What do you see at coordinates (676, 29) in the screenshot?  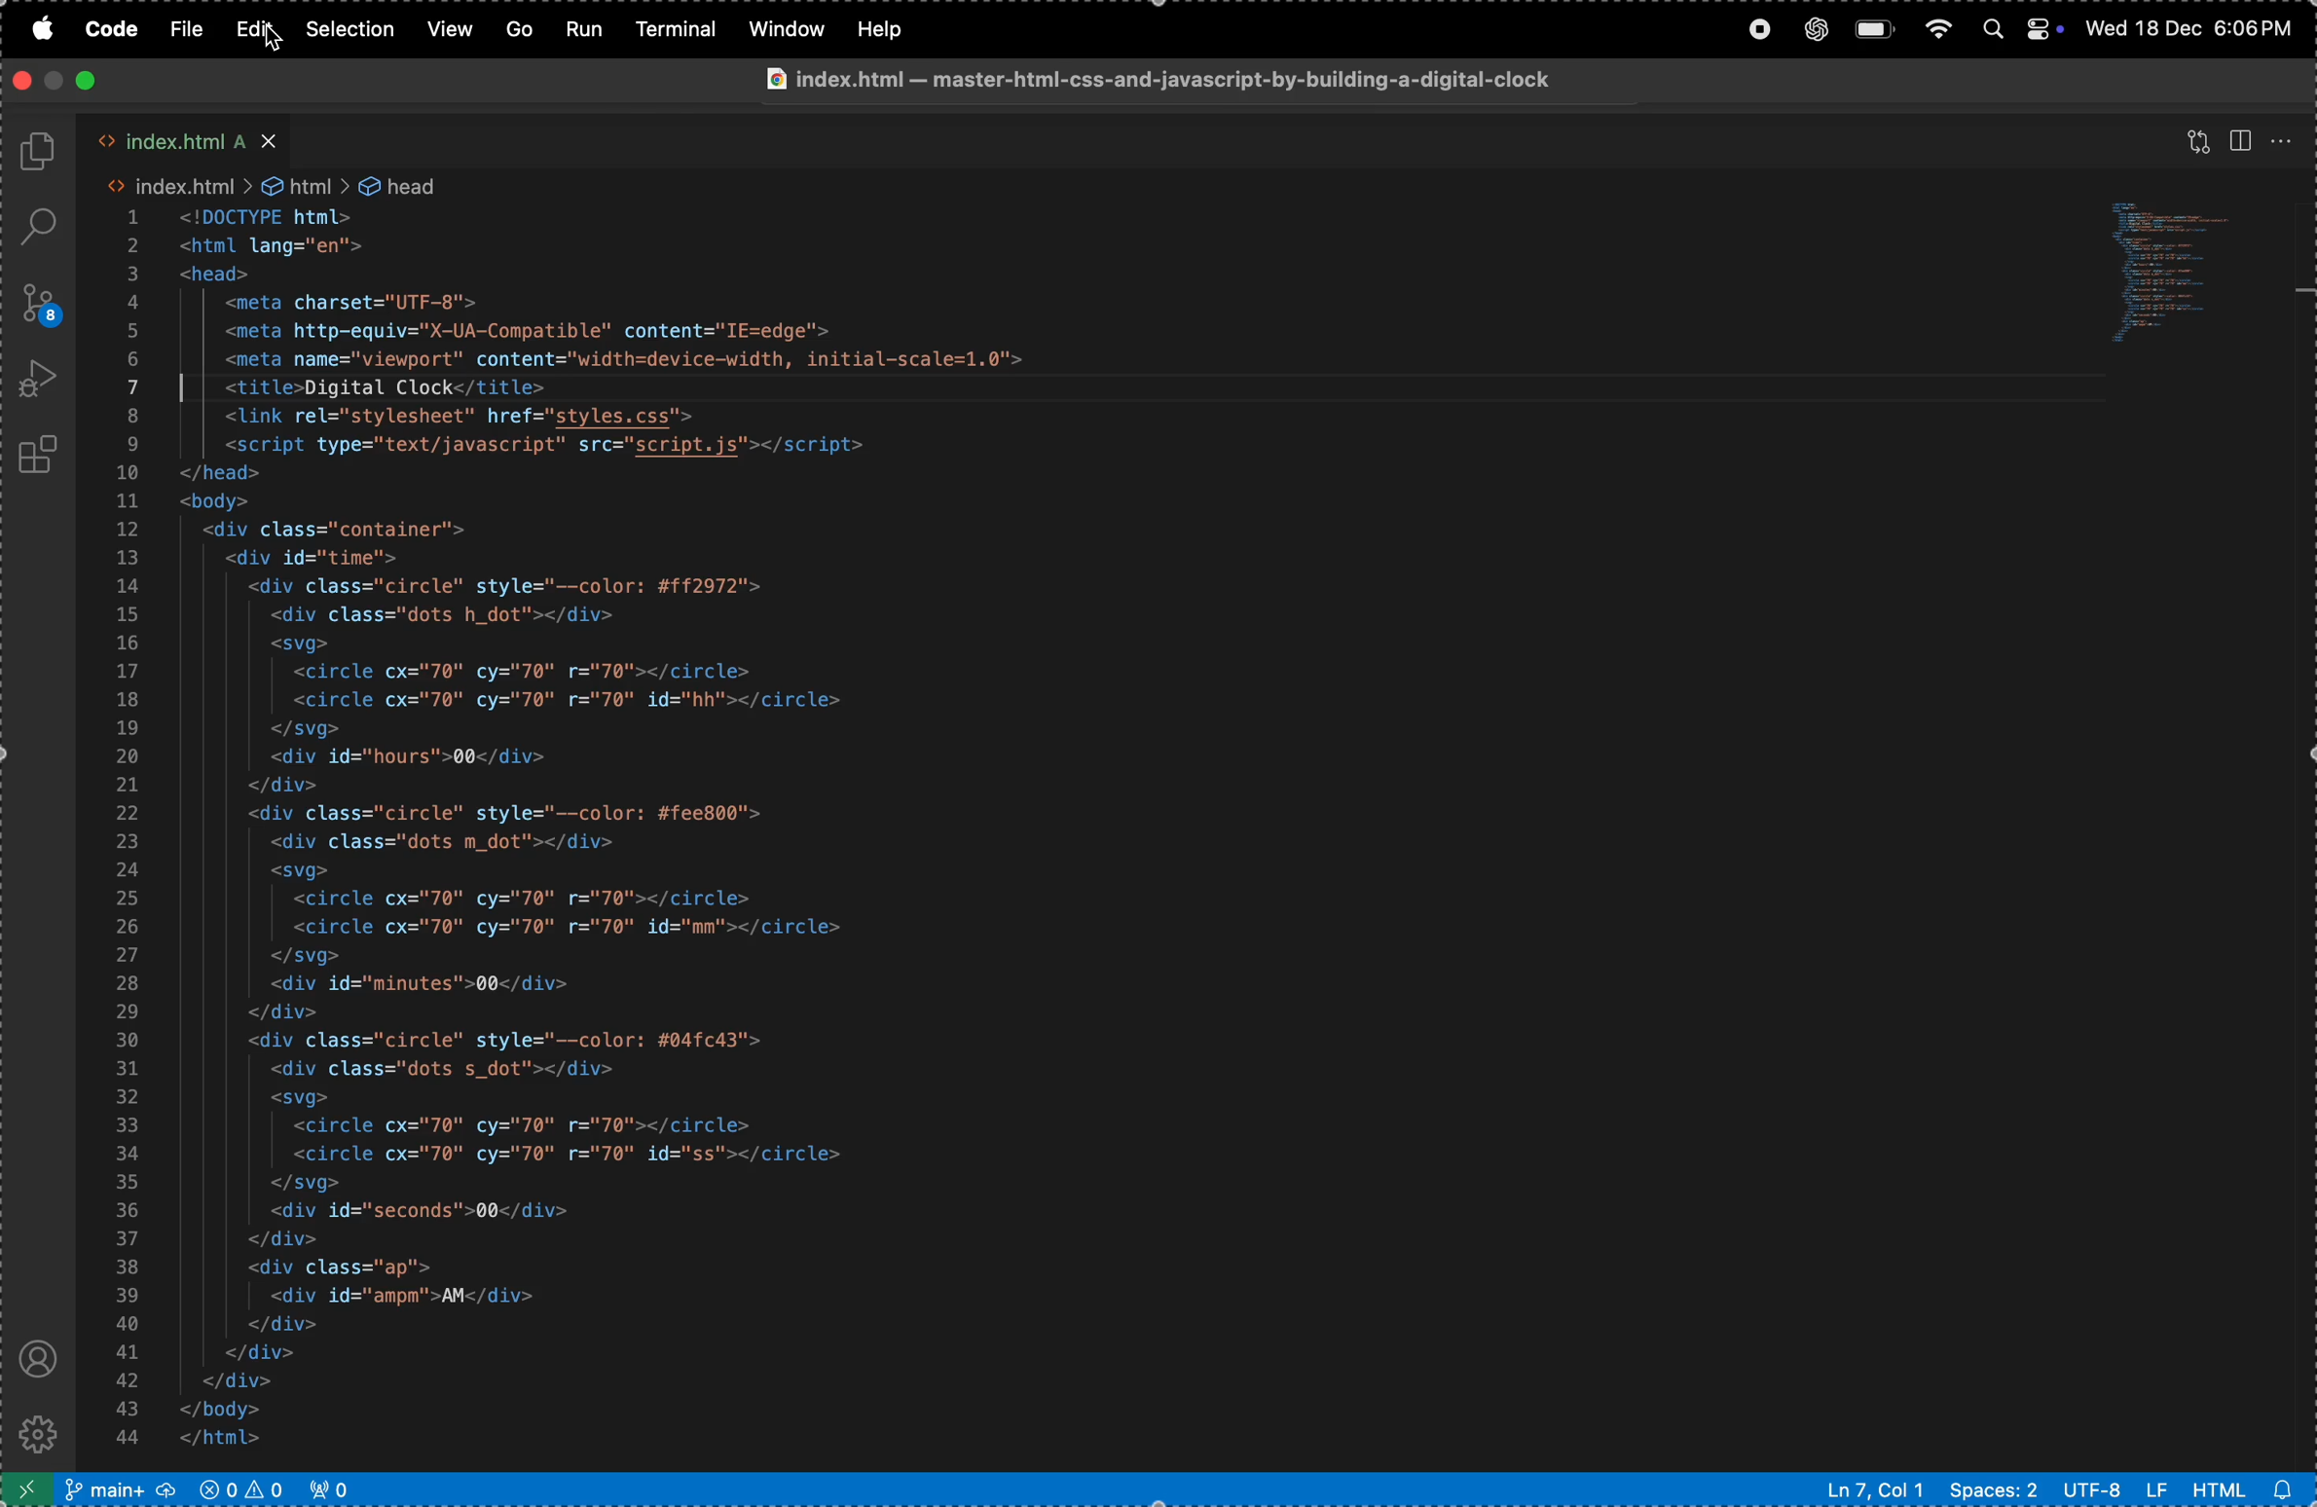 I see `terminal` at bounding box center [676, 29].